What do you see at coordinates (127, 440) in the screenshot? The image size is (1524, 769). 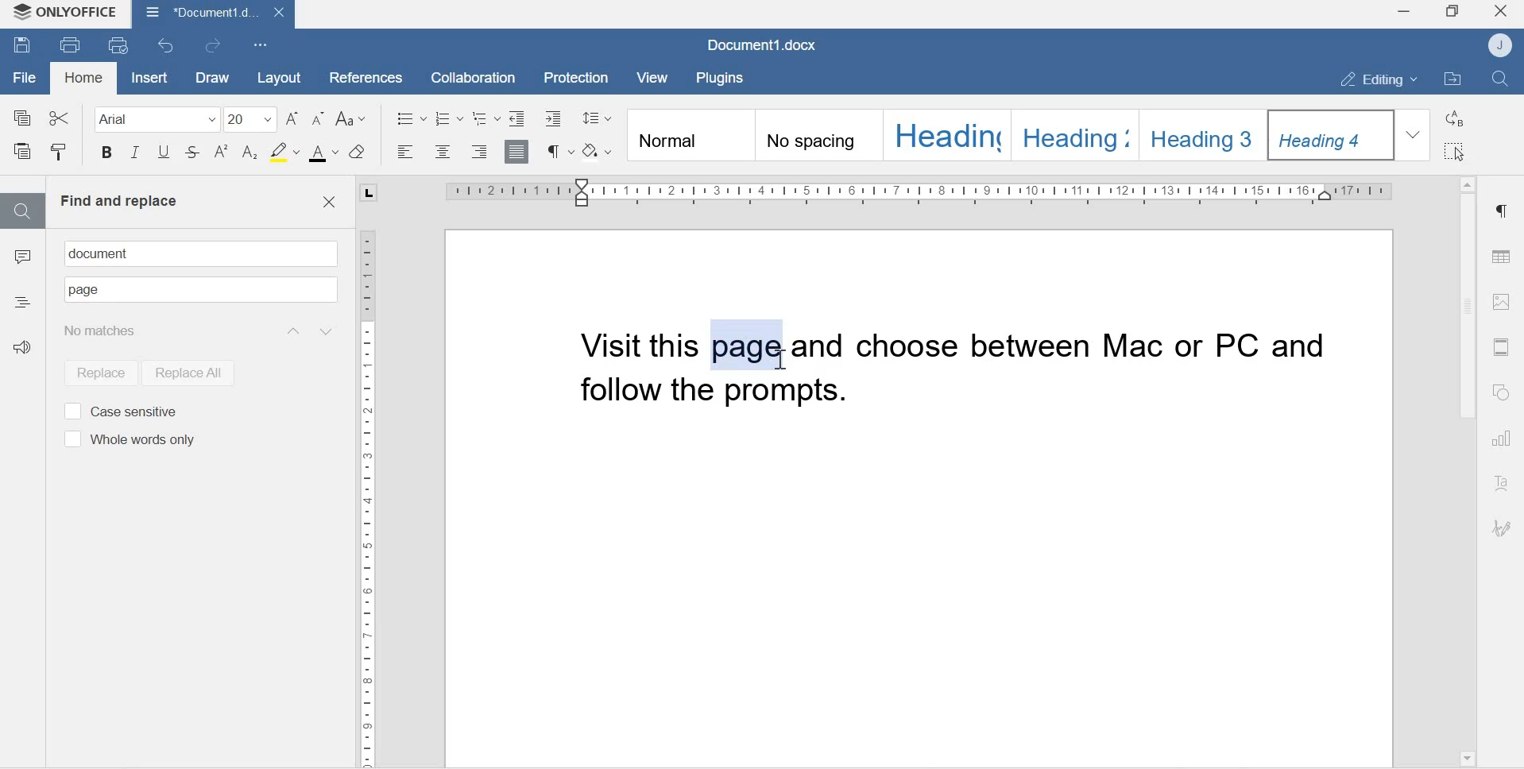 I see `Whole words only` at bounding box center [127, 440].